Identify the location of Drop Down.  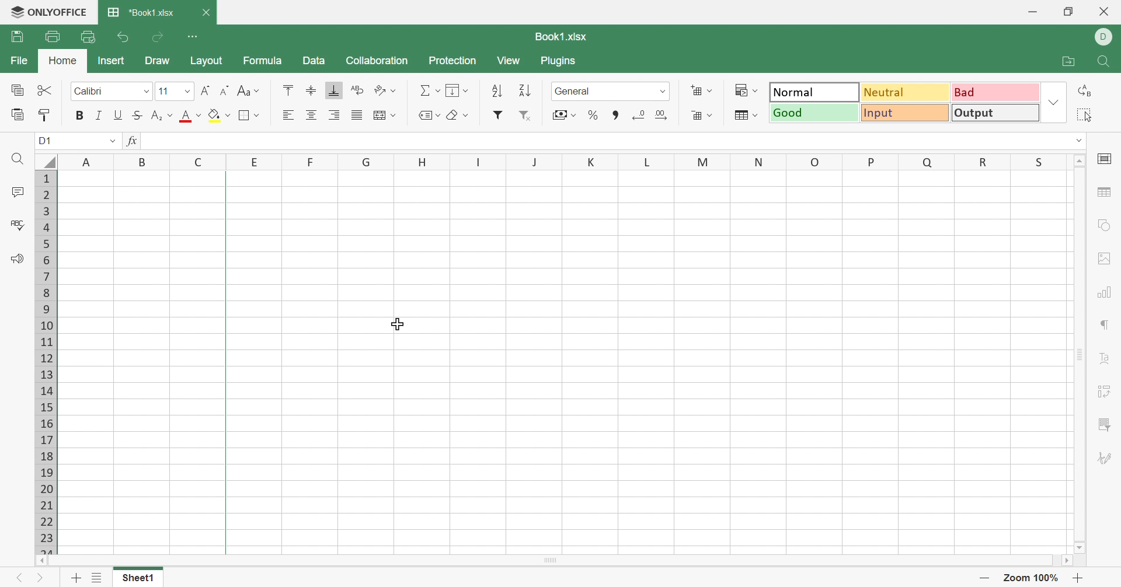
(1077, 141).